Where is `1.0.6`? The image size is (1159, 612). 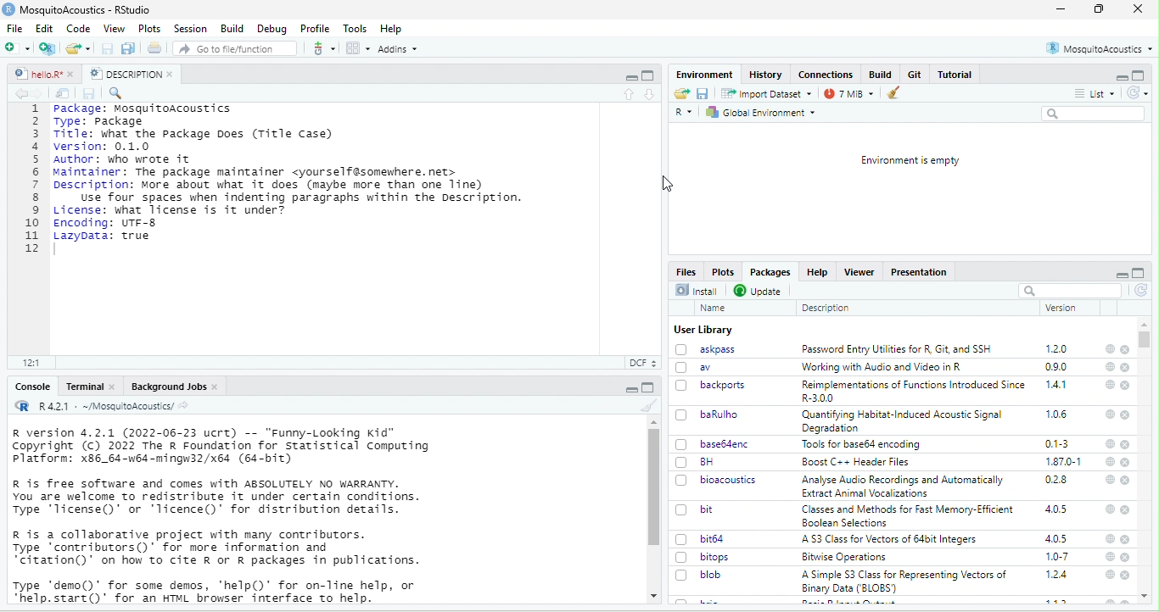
1.0.6 is located at coordinates (1055, 414).